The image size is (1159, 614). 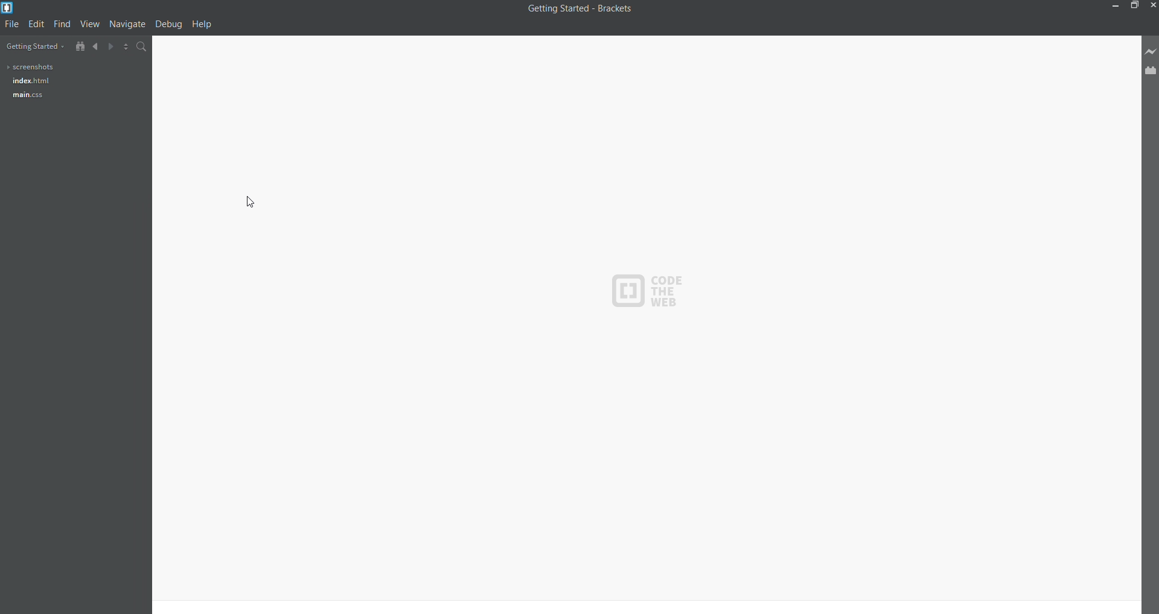 What do you see at coordinates (252, 199) in the screenshot?
I see `cursor` at bounding box center [252, 199].